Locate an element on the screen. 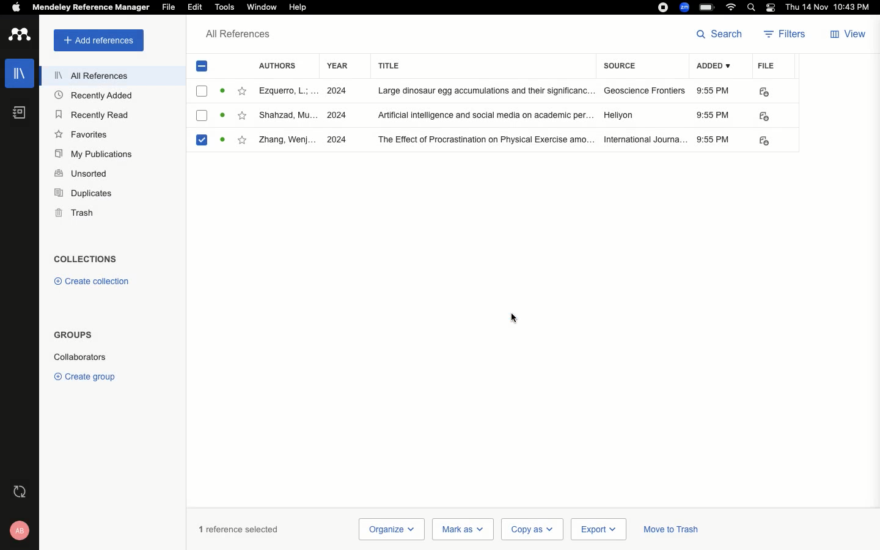 The image size is (880, 550). checkbox is located at coordinates (202, 117).